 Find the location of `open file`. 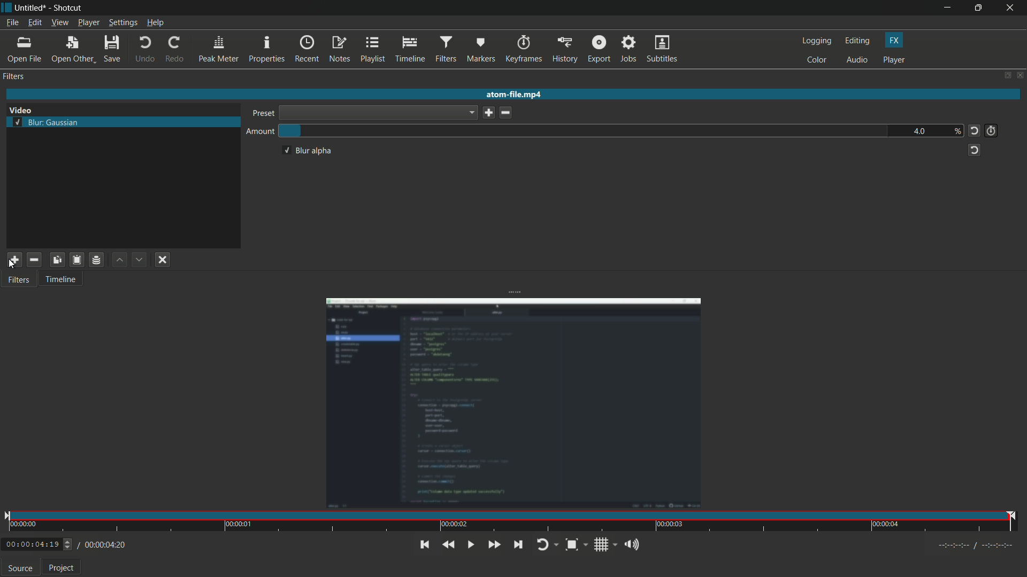

open file is located at coordinates (25, 50).